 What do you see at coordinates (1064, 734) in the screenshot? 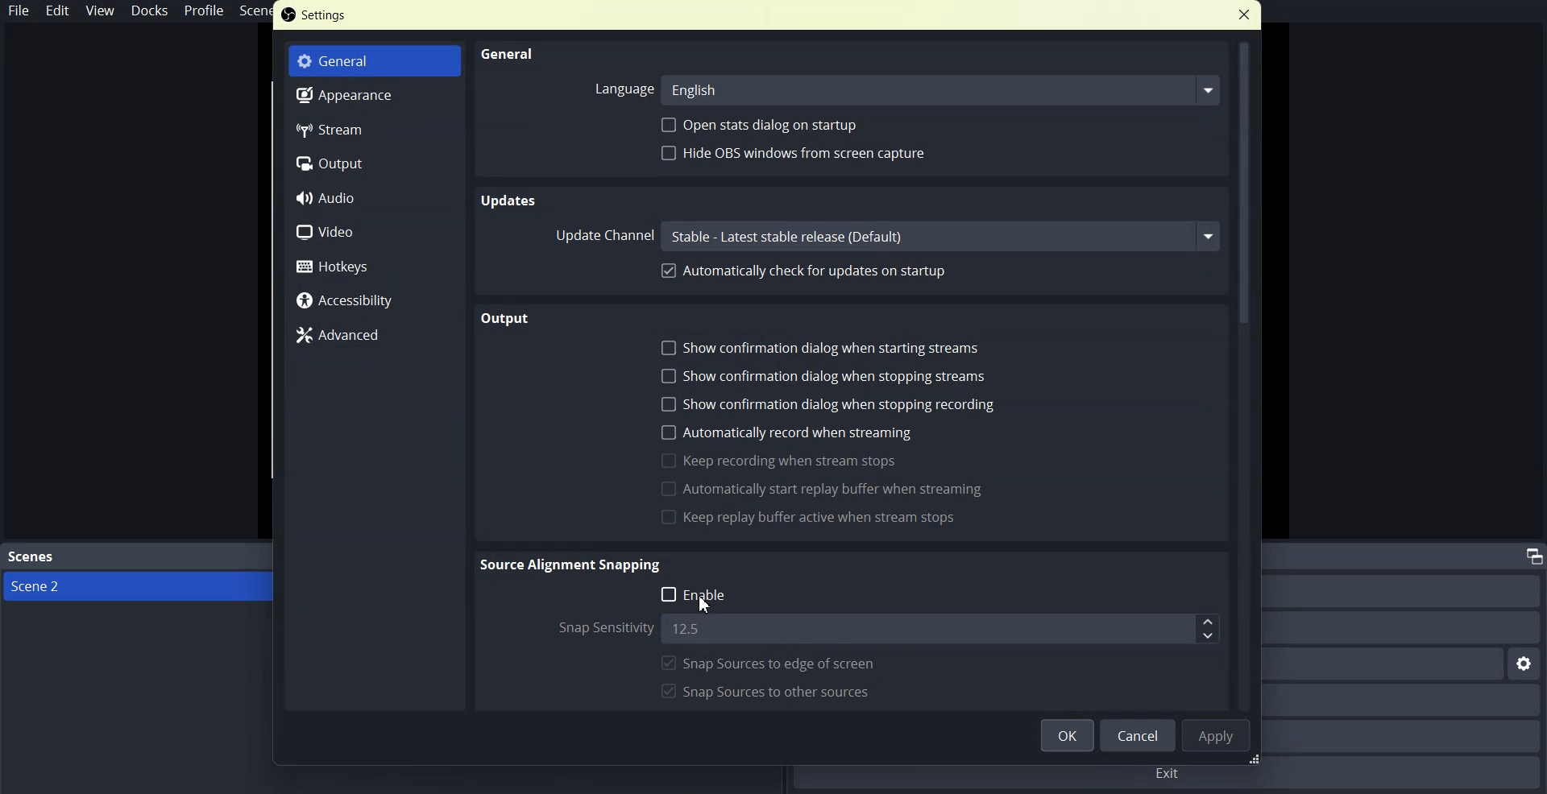
I see `OK` at bounding box center [1064, 734].